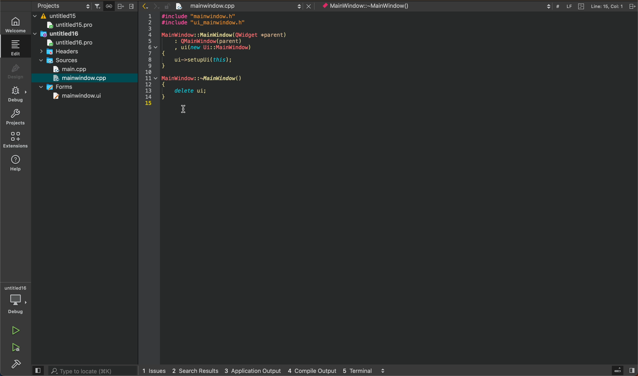 This screenshot has height=376, width=638. What do you see at coordinates (309, 6) in the screenshot?
I see `close` at bounding box center [309, 6].